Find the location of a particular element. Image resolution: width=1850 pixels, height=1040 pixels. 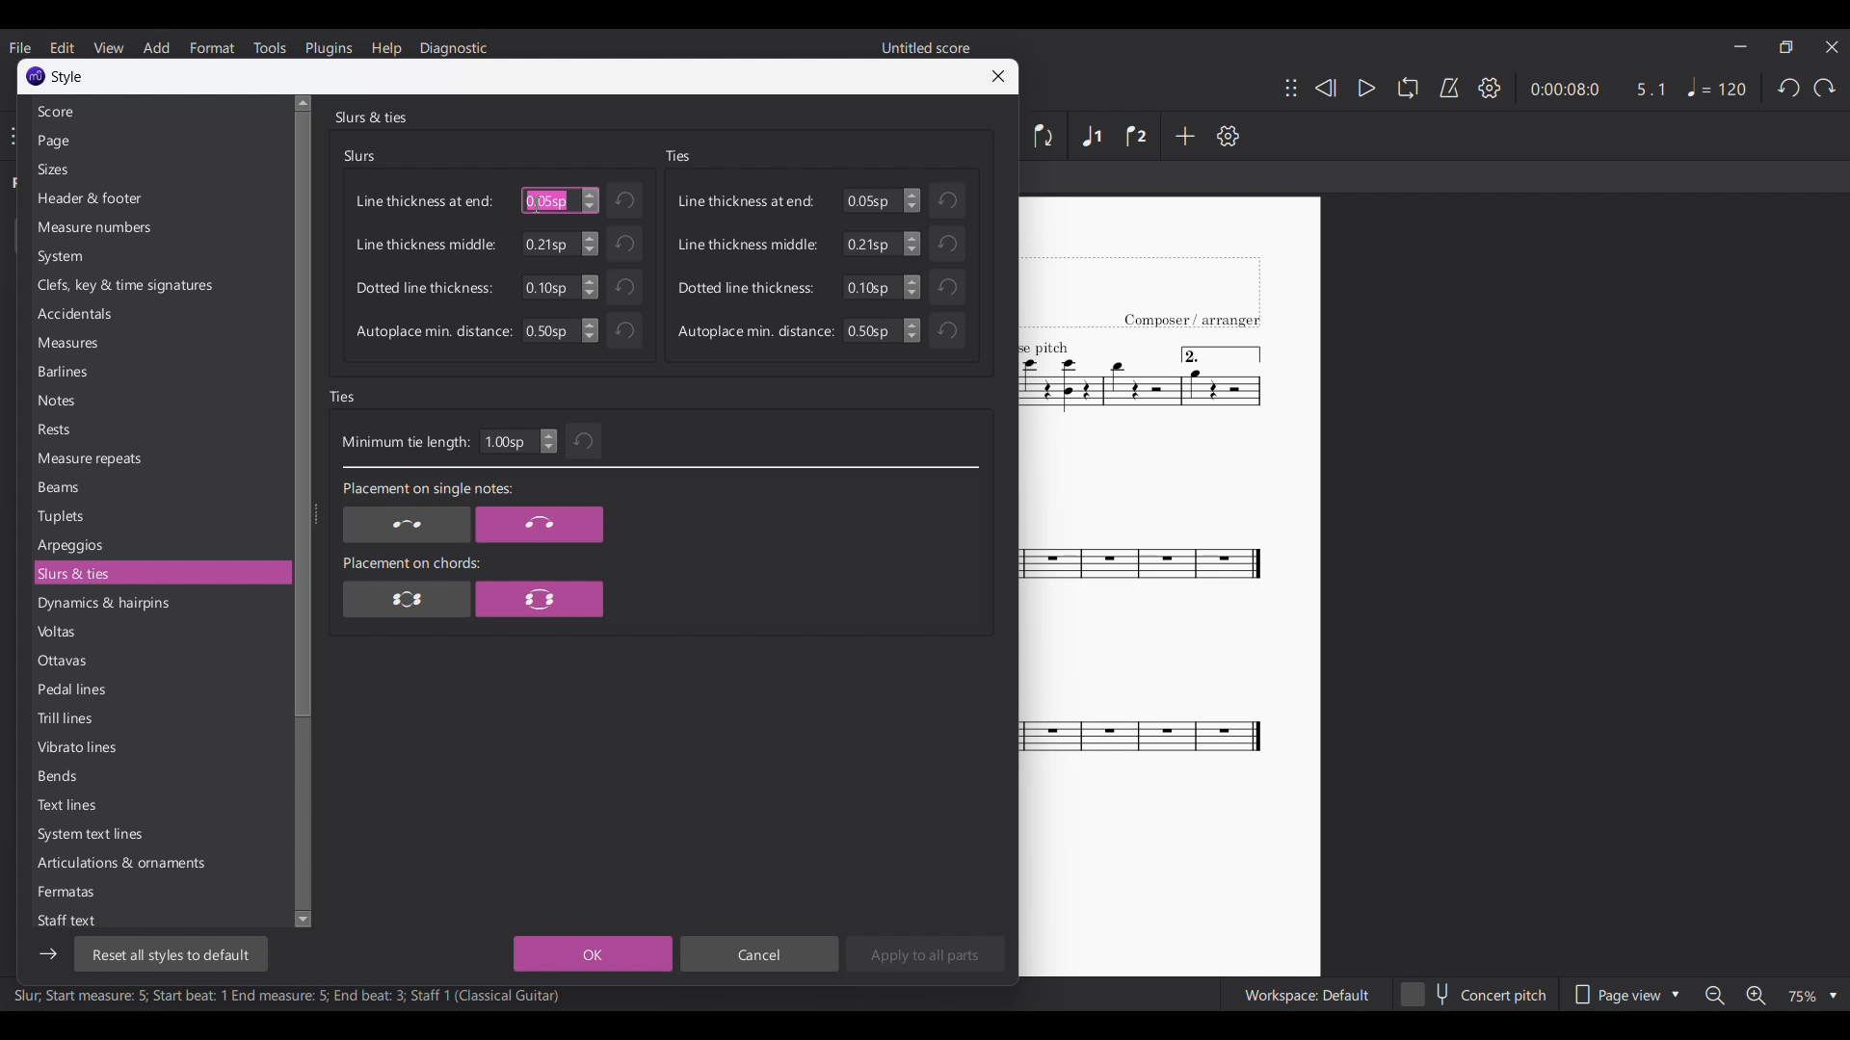

Placement on chord is located at coordinates (411, 562).